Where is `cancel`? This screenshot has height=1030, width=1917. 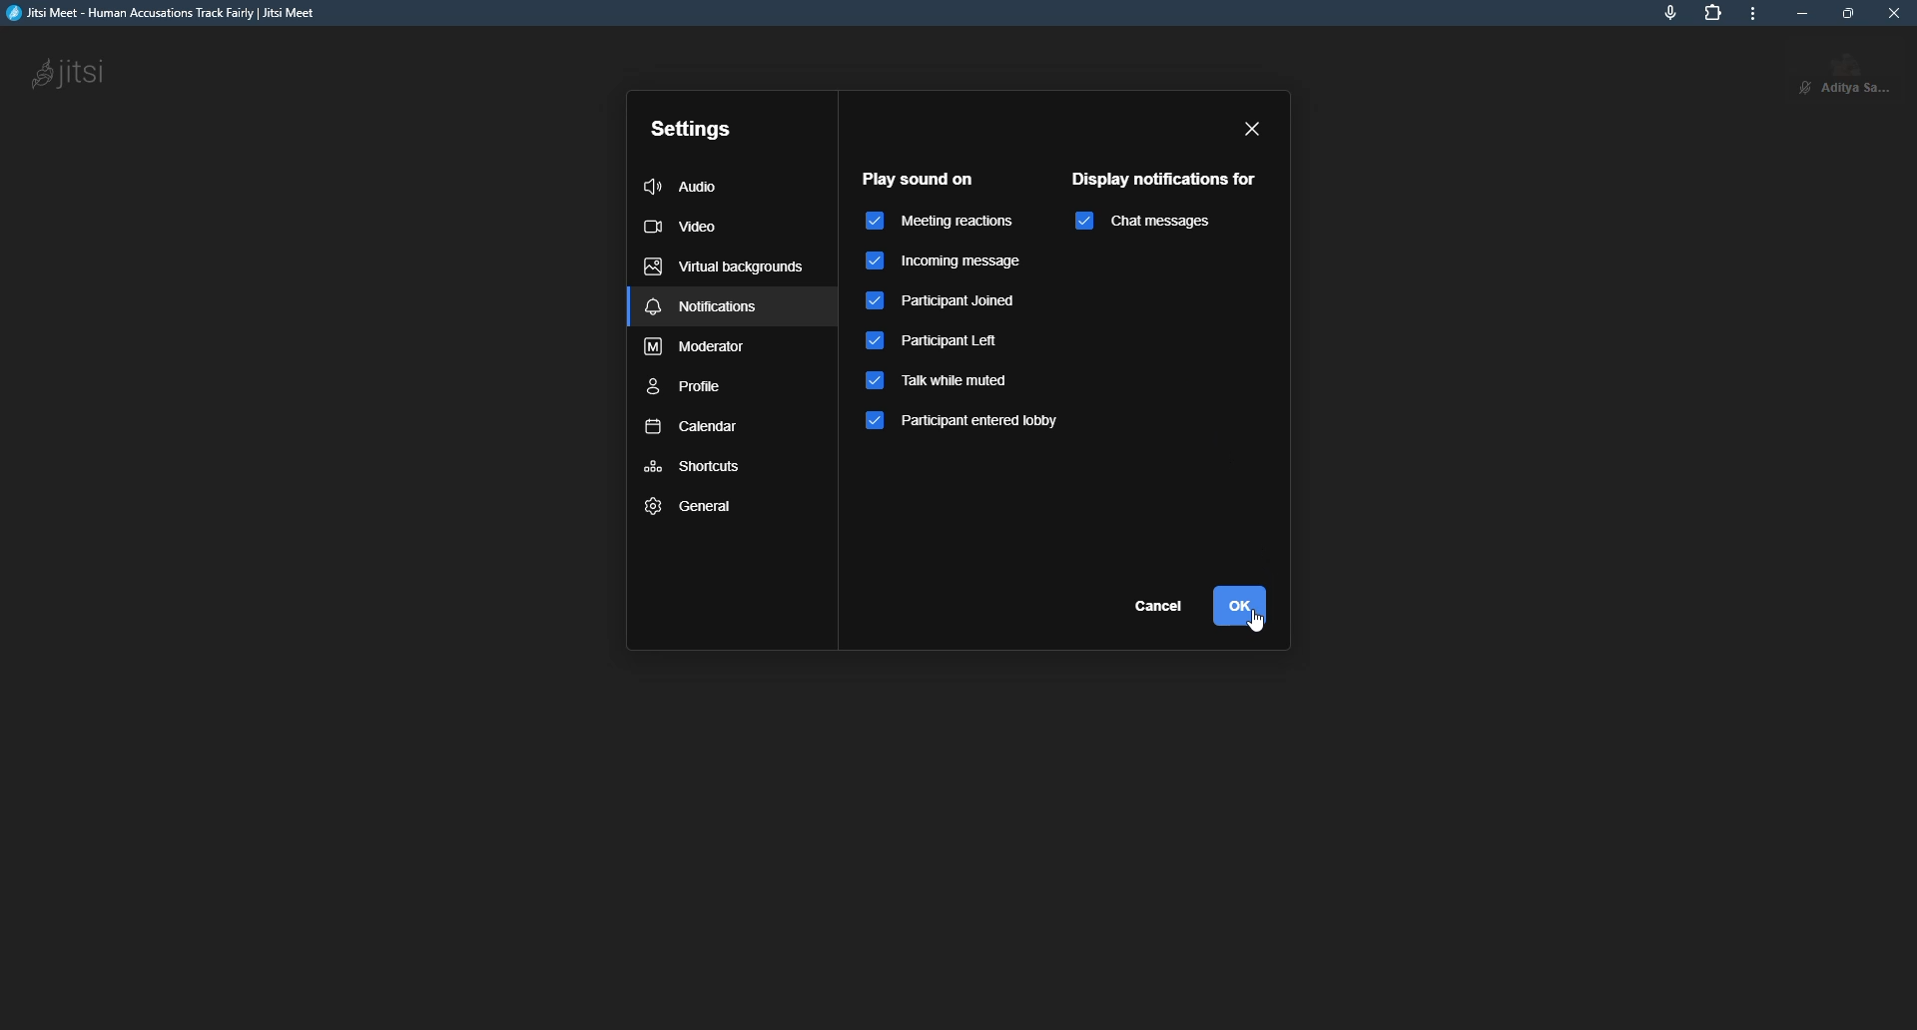
cancel is located at coordinates (1162, 608).